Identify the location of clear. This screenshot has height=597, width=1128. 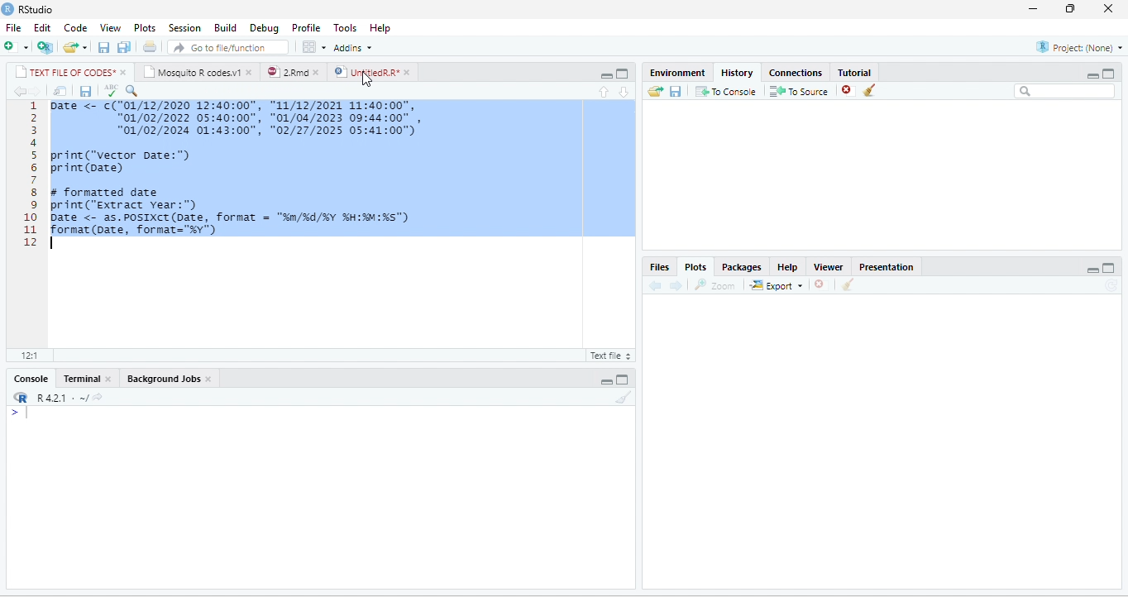
(848, 284).